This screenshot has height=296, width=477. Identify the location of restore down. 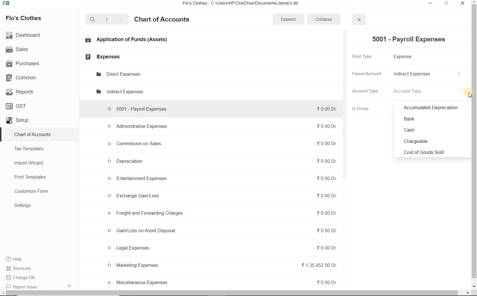
(447, 4).